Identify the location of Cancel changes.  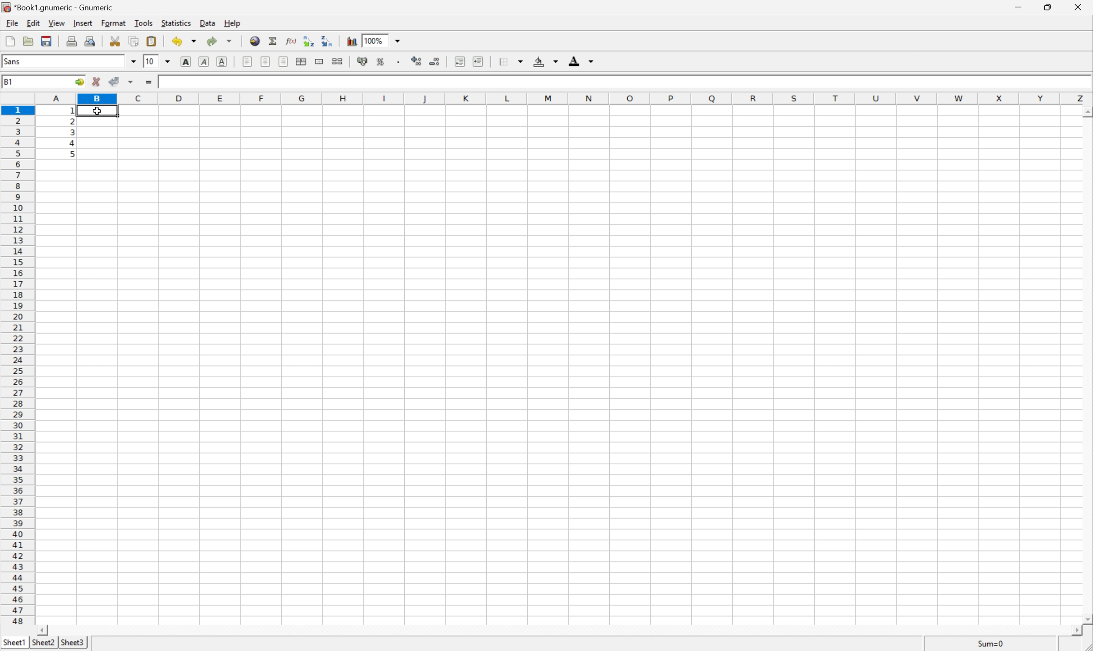
(94, 81).